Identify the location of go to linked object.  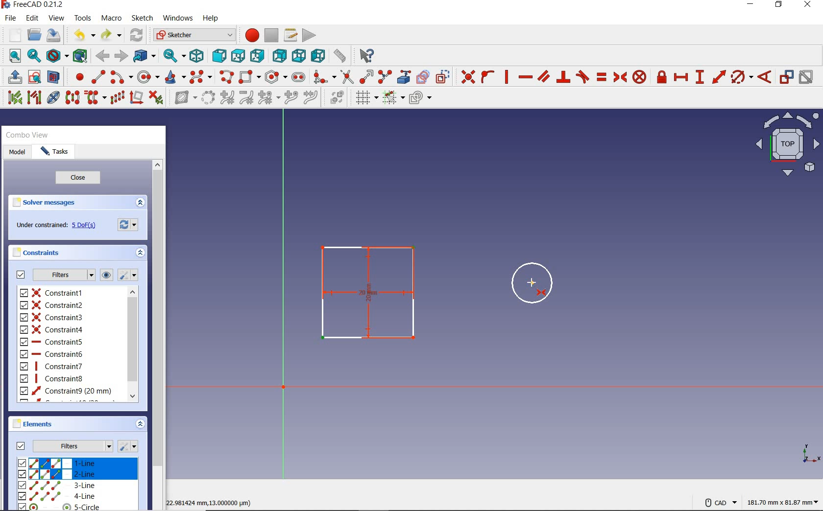
(145, 55).